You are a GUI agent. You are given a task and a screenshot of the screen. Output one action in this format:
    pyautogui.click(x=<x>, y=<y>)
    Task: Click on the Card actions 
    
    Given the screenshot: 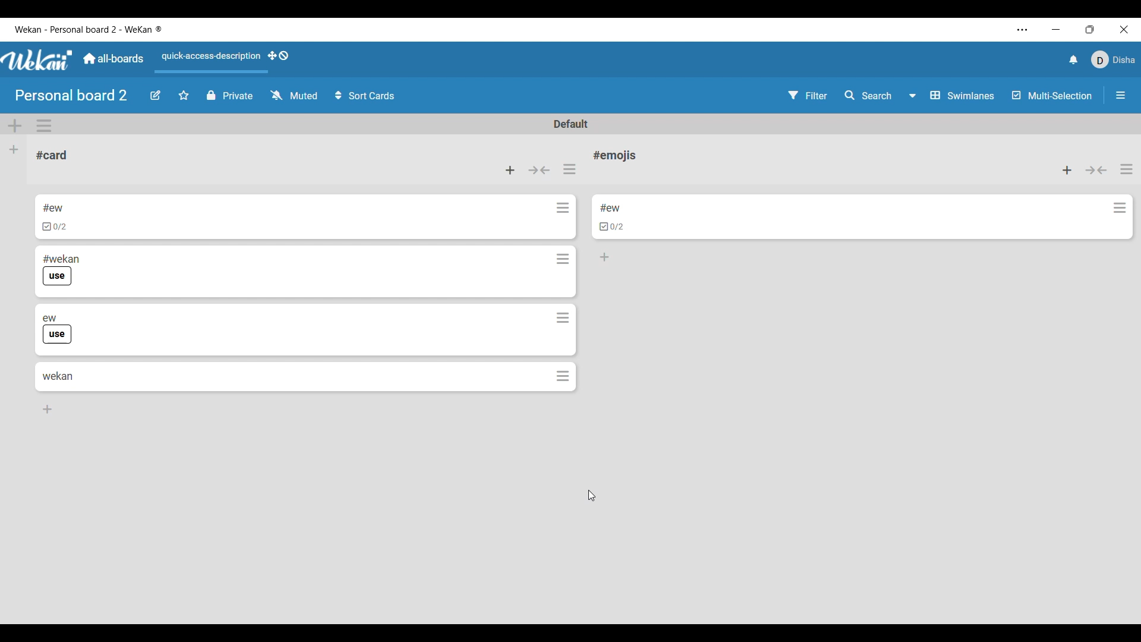 What is the action you would take?
    pyautogui.click(x=562, y=314)
    